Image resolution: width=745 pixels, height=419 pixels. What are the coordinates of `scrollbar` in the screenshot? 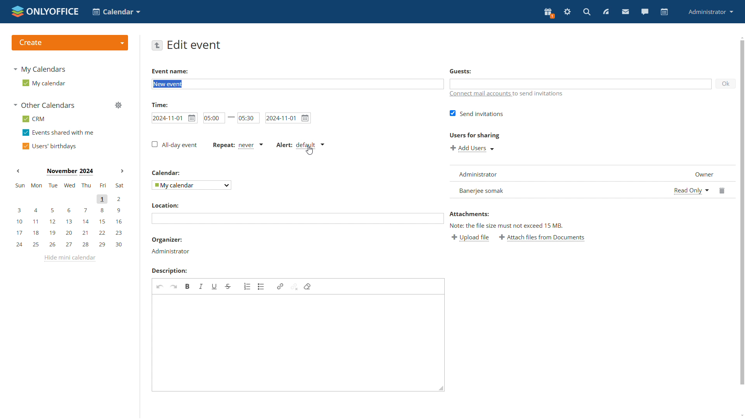 It's located at (742, 212).